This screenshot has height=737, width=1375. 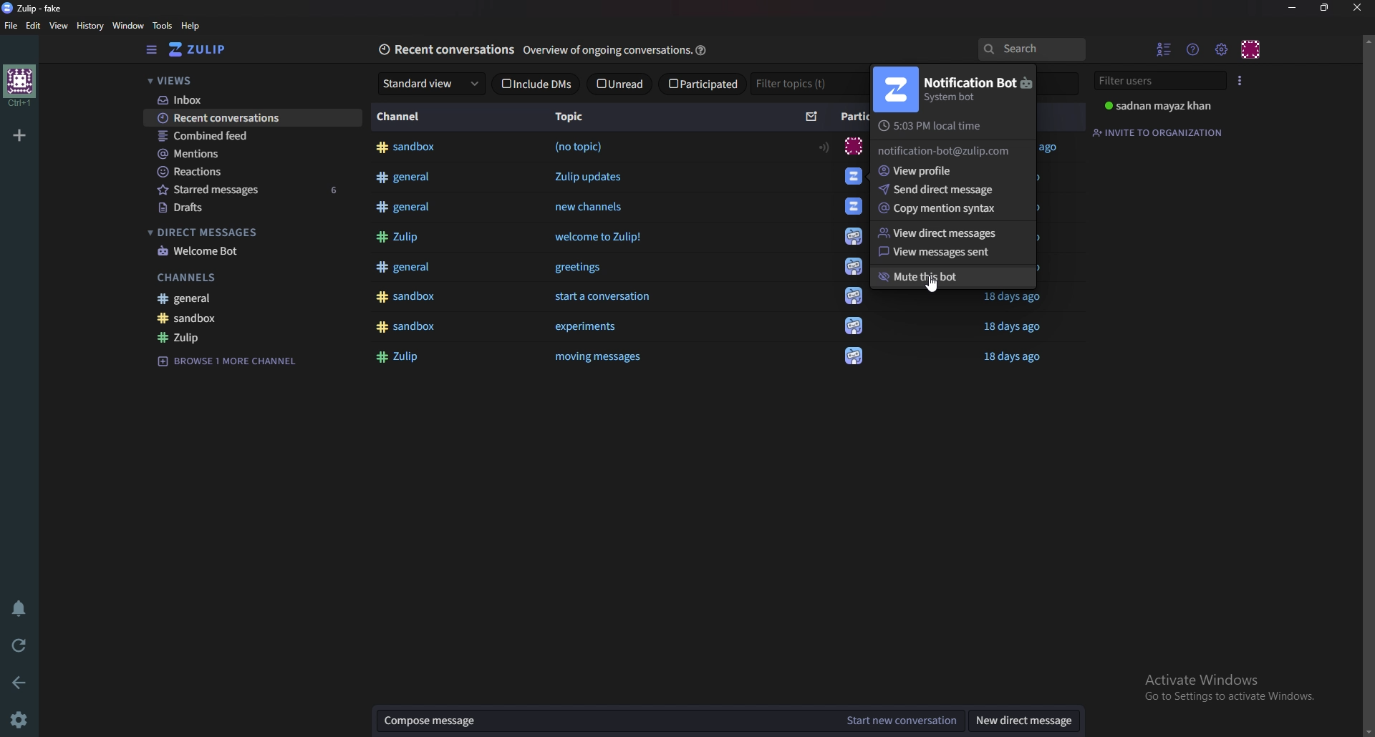 What do you see at coordinates (854, 325) in the screenshot?
I see `icon` at bounding box center [854, 325].